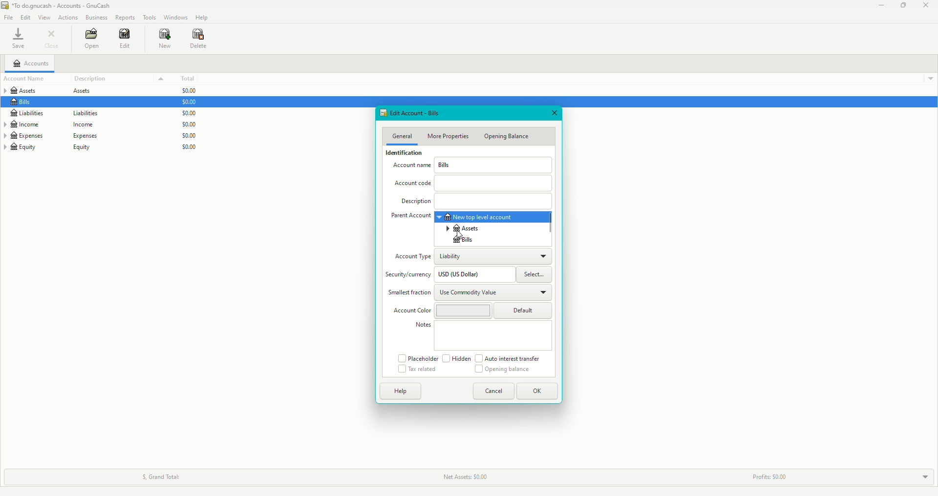 Image resolution: width=938 pixels, height=496 pixels. I want to click on Drop down, so click(923, 477).